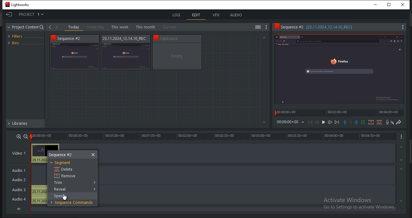 The image size is (412, 218). I want to click on add a cue, so click(363, 122).